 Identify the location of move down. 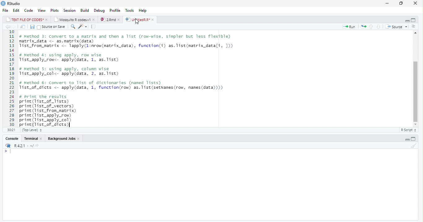
(416, 123).